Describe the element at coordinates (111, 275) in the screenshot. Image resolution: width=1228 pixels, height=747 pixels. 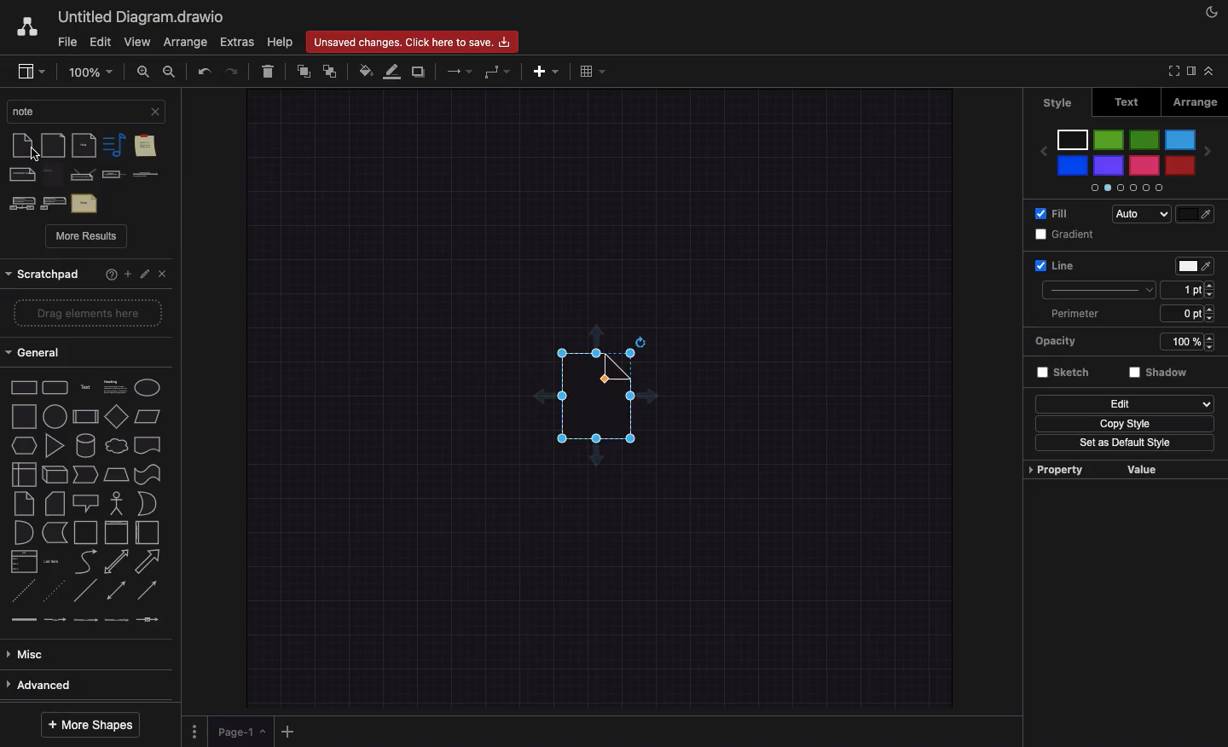
I see `Help` at that location.